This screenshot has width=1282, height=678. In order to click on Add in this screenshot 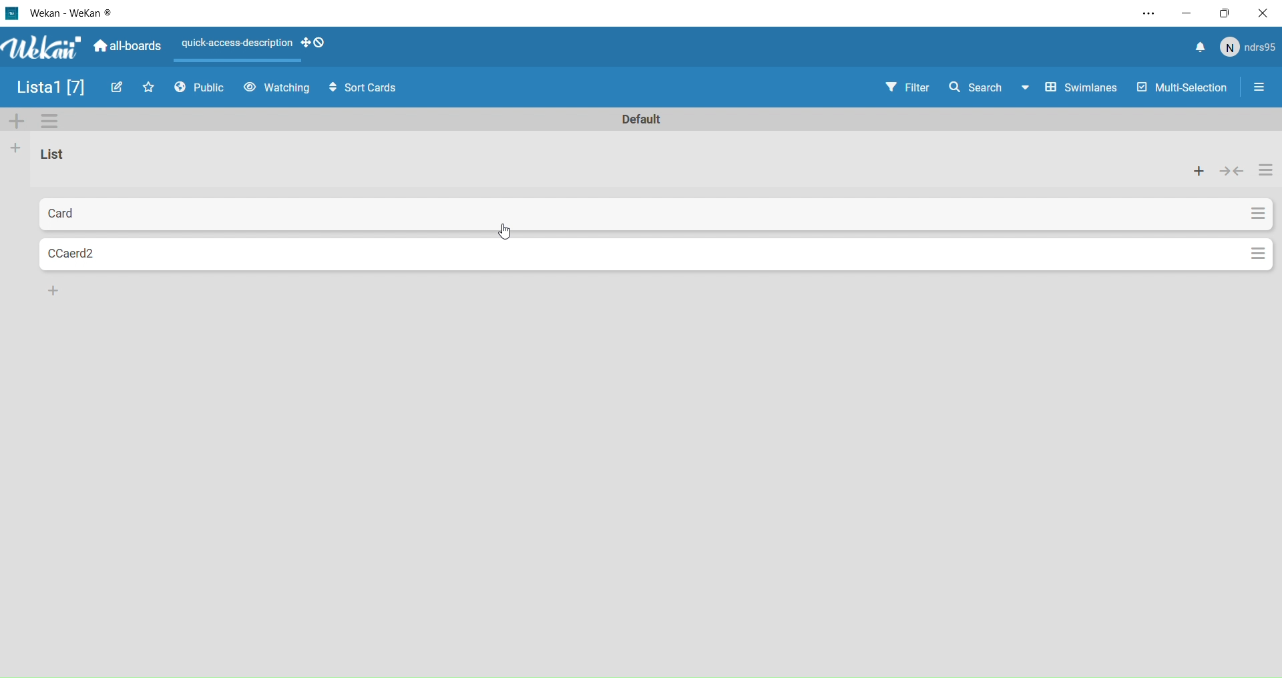, I will do `click(15, 119)`.